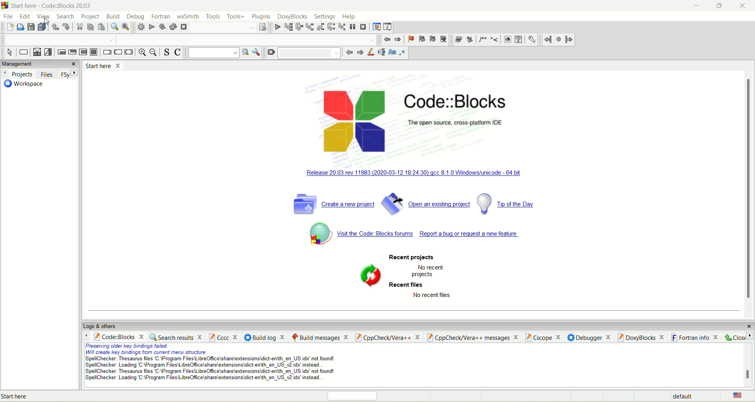 This screenshot has height=402, width=755. Describe the element at coordinates (746, 324) in the screenshot. I see `close` at that location.